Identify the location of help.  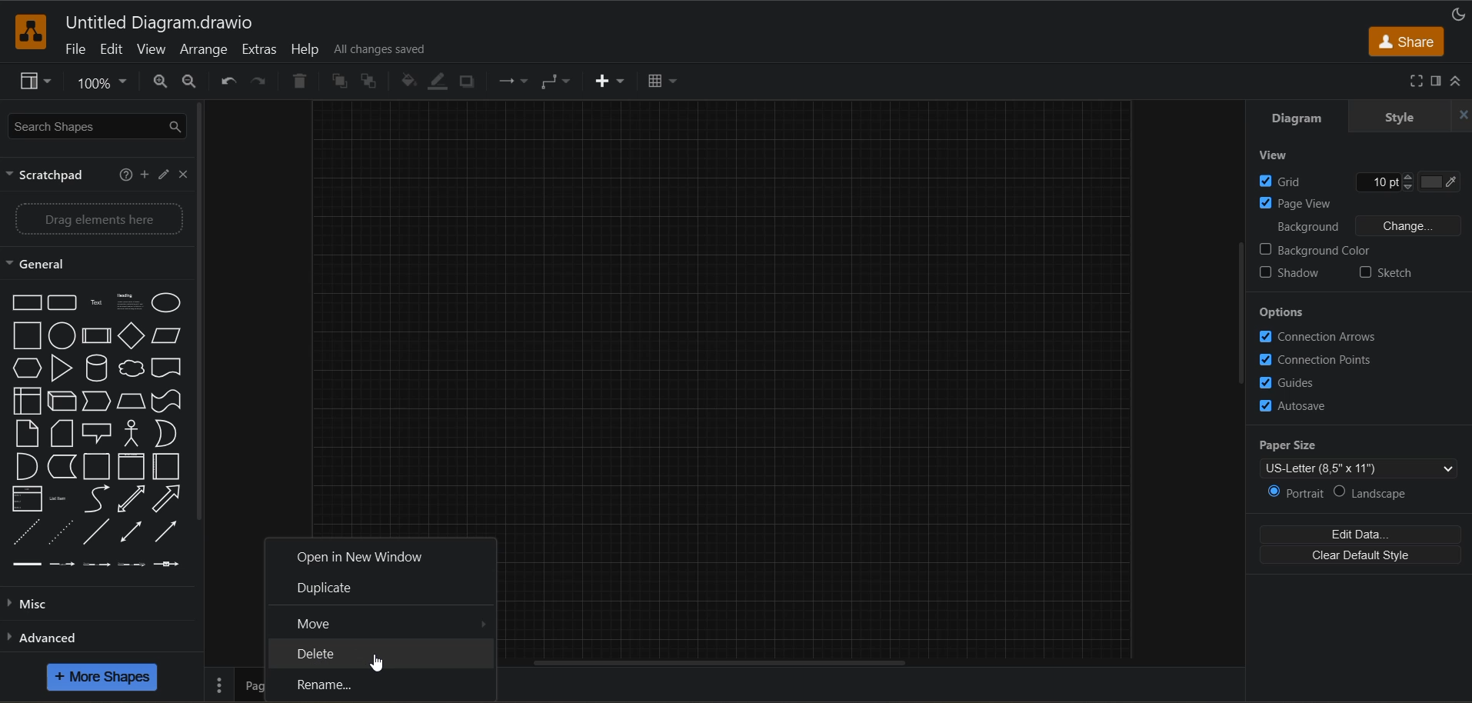
(123, 175).